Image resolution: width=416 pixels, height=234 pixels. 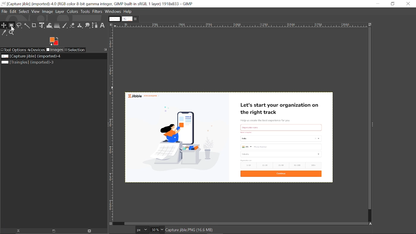 I want to click on Close window, so click(x=409, y=4).